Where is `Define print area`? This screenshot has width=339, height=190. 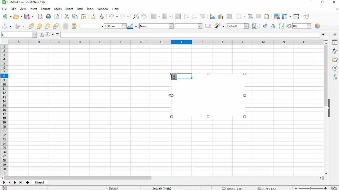 Define print area is located at coordinates (276, 16).